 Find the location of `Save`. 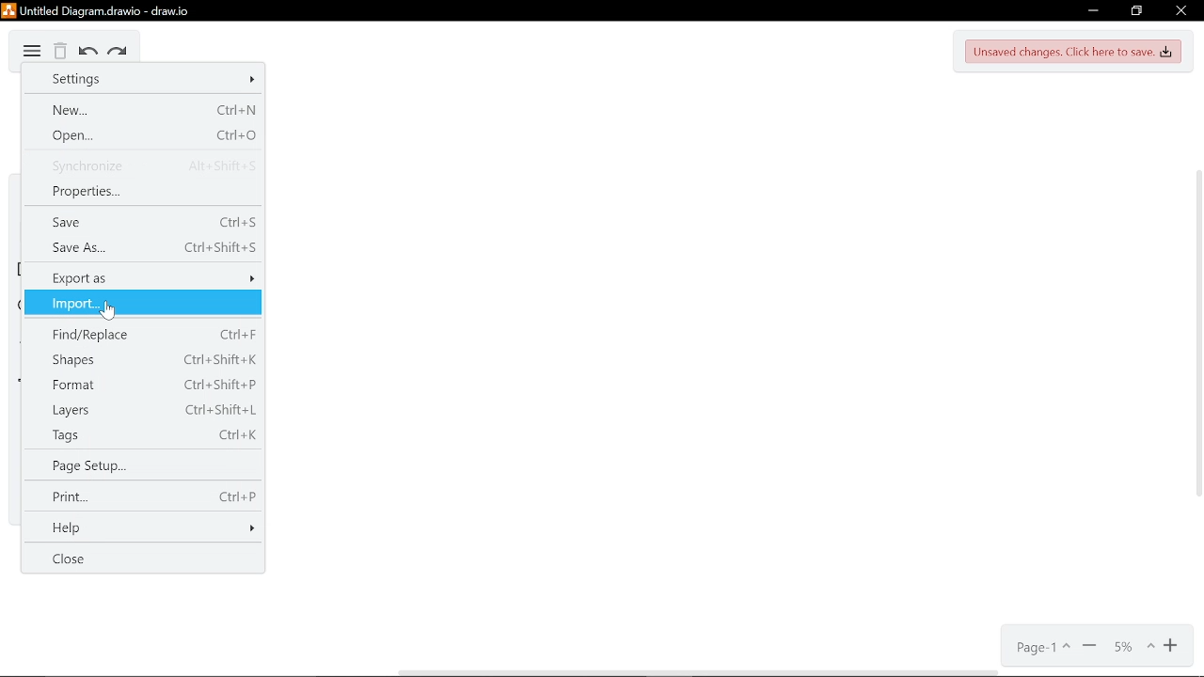

Save is located at coordinates (140, 221).